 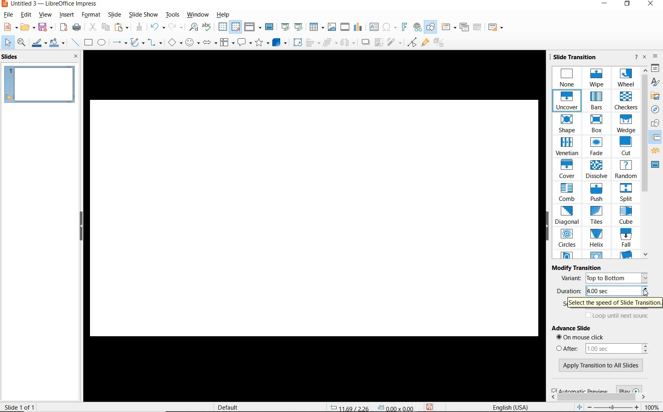 What do you see at coordinates (317, 27) in the screenshot?
I see `TABLE` at bounding box center [317, 27].